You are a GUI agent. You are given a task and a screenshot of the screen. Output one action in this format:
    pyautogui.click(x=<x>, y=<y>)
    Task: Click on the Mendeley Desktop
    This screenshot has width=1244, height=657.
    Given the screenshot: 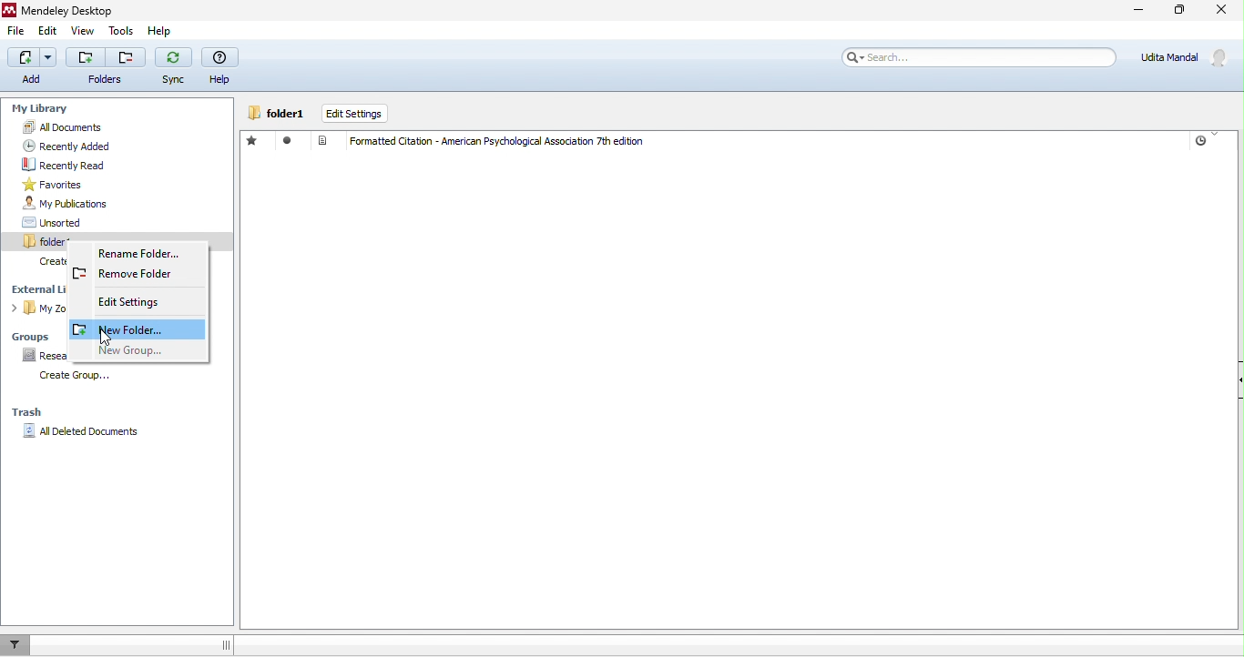 What is the action you would take?
    pyautogui.click(x=67, y=11)
    